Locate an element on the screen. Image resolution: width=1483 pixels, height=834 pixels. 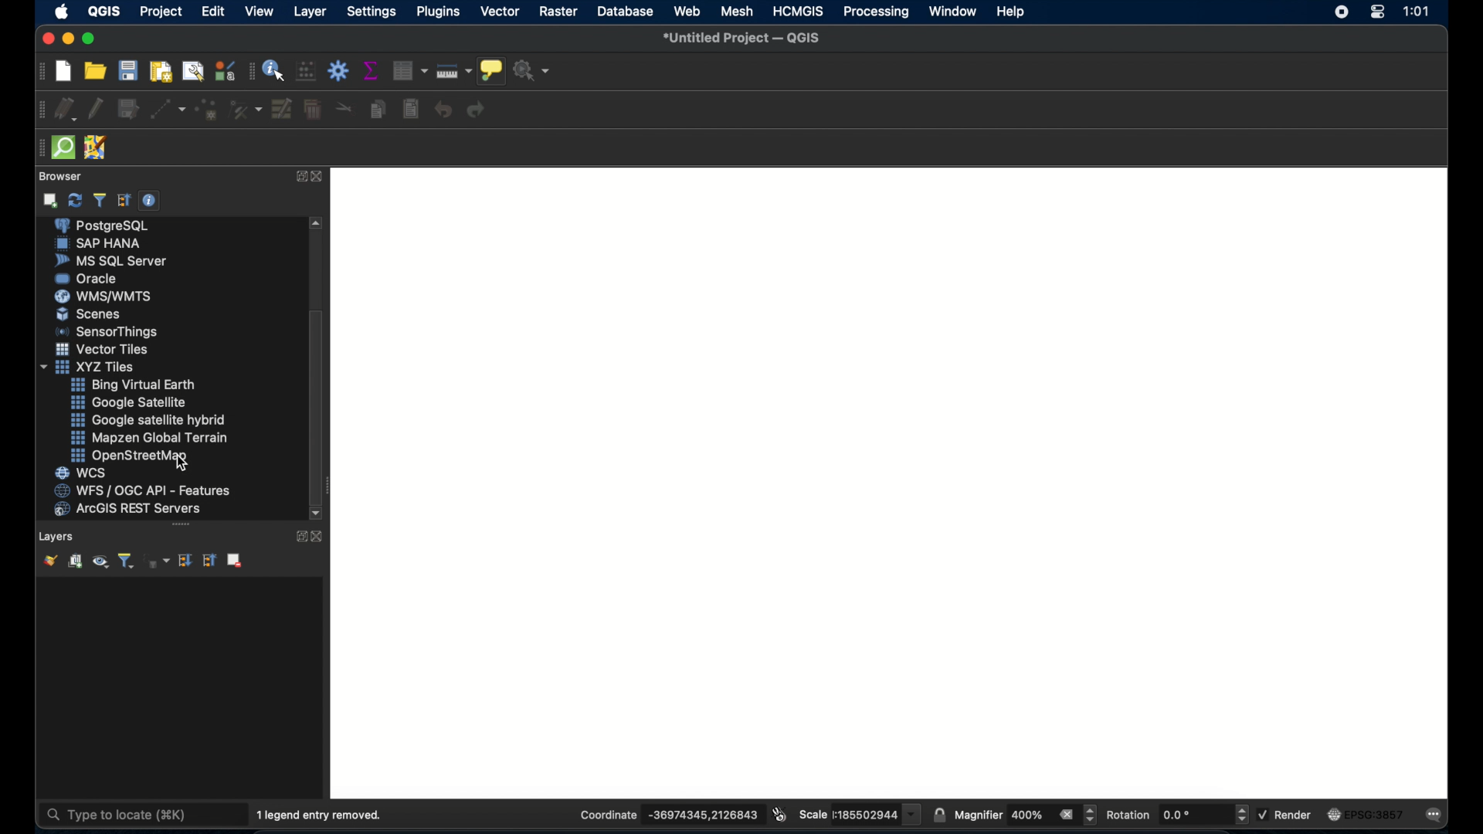
style manager is located at coordinates (225, 72).